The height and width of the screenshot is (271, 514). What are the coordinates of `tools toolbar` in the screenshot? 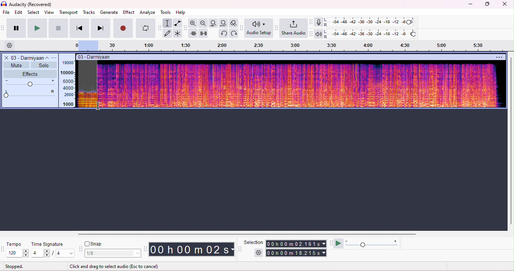 It's located at (160, 28).